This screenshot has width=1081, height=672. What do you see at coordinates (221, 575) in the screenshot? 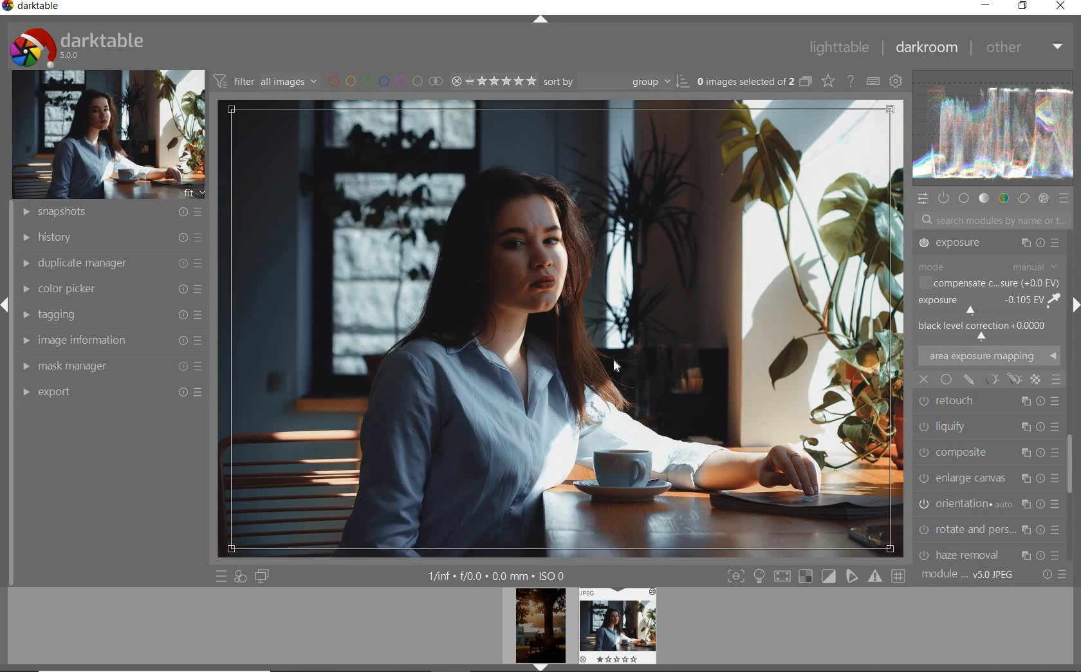
I see `QUICK ACCESS TO PRESET` at bounding box center [221, 575].